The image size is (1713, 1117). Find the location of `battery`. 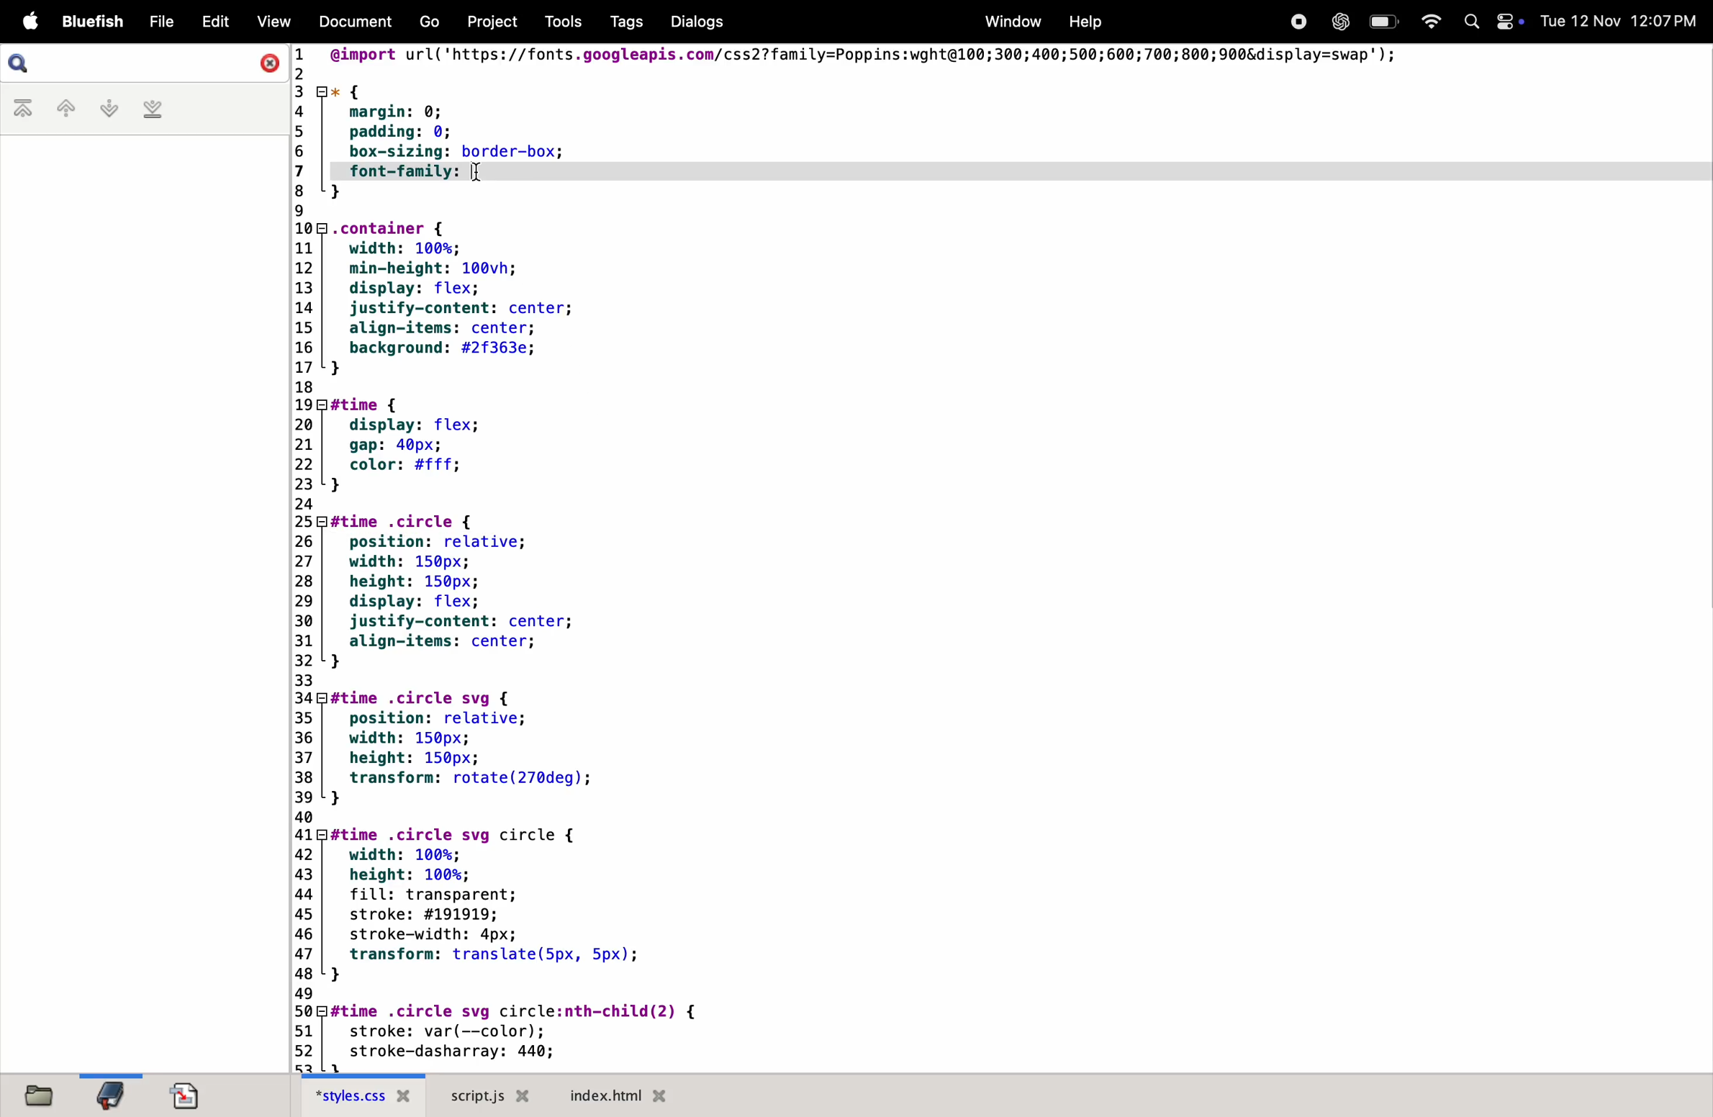

battery is located at coordinates (1383, 22).